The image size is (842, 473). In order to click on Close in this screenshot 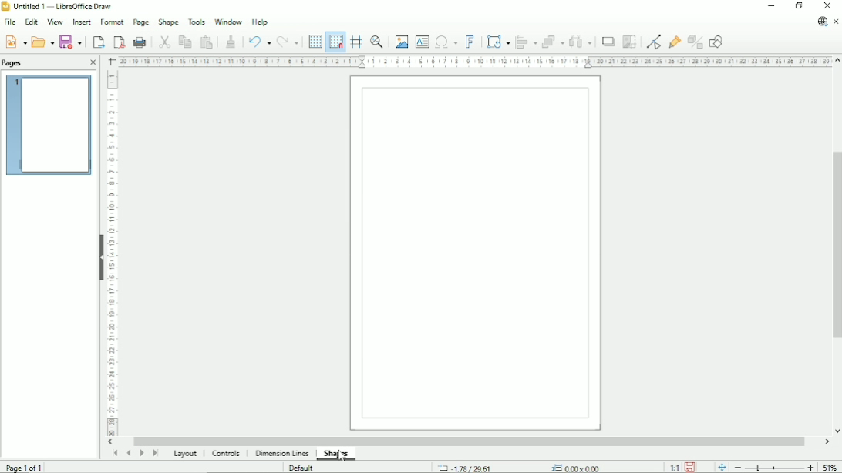, I will do `click(827, 7)`.